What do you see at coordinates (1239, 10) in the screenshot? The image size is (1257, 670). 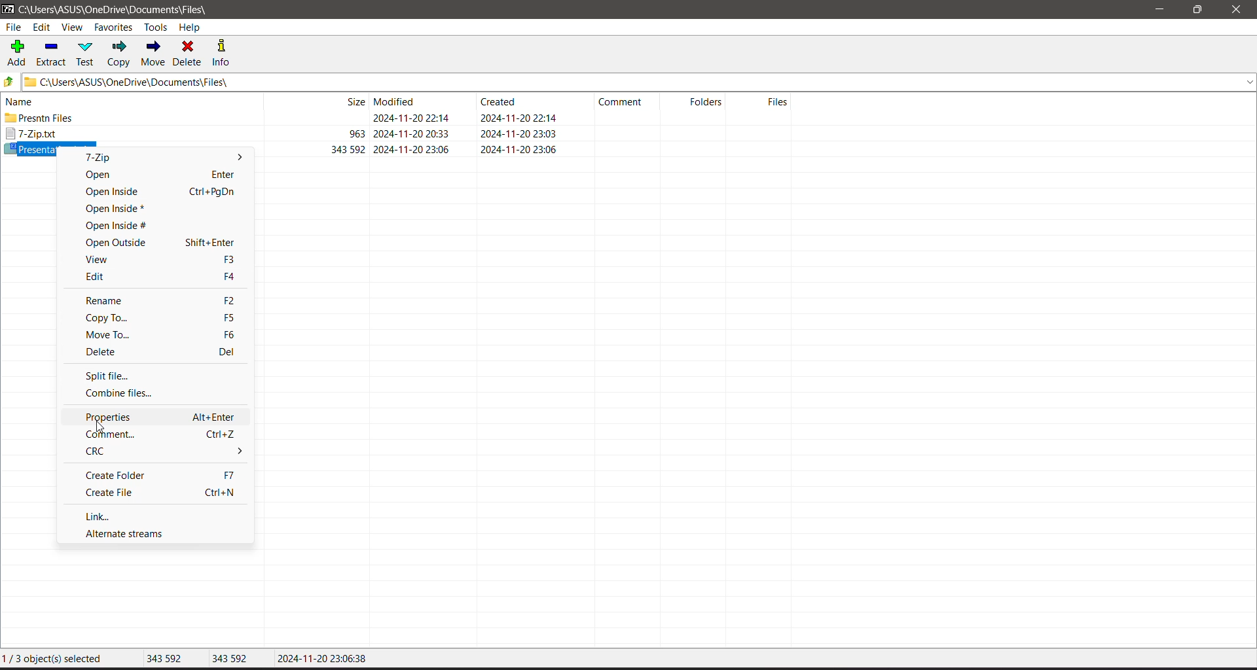 I see `Close` at bounding box center [1239, 10].